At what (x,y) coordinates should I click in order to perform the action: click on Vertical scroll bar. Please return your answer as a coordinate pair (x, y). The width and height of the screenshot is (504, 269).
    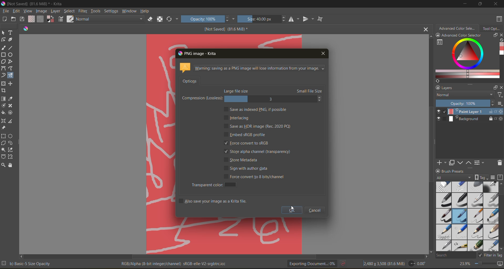
    Looking at the image, I should click on (430, 143).